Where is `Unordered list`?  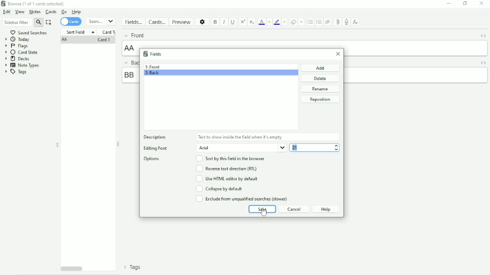
Unordered list is located at coordinates (310, 22).